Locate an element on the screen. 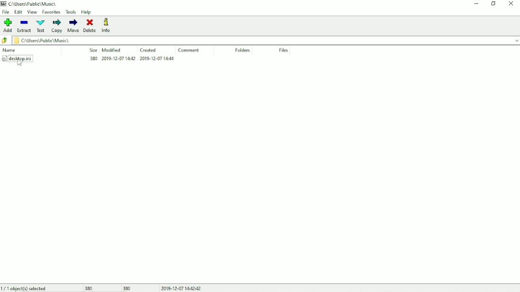 The width and height of the screenshot is (520, 292). Comment is located at coordinates (190, 50).